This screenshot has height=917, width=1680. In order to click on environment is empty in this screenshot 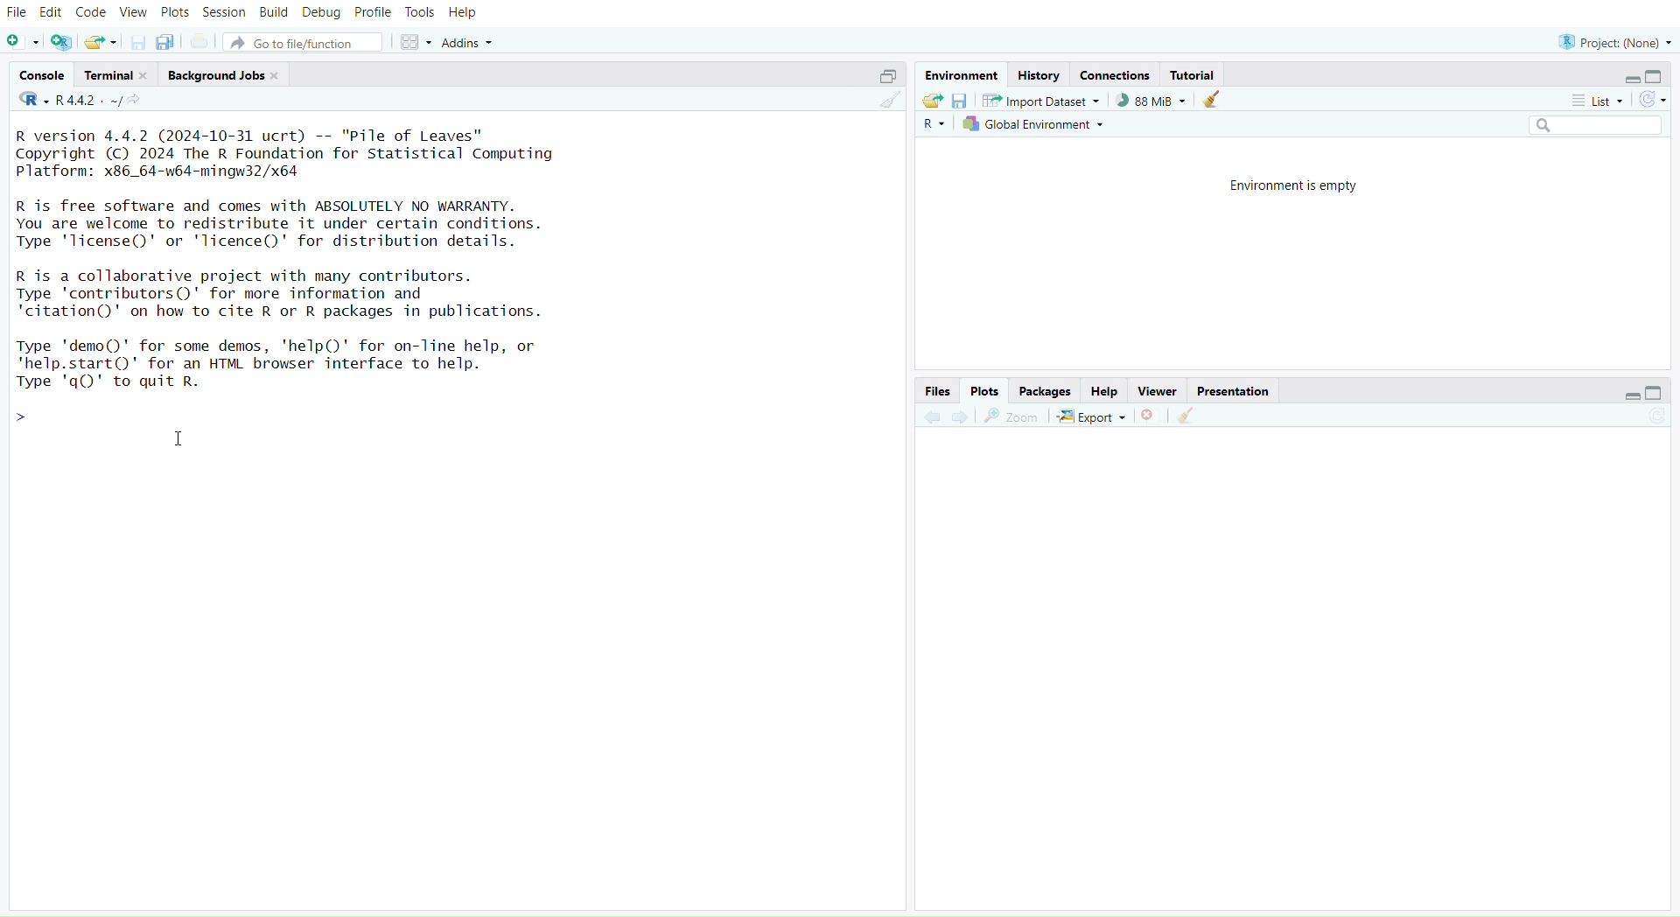, I will do `click(1298, 185)`.